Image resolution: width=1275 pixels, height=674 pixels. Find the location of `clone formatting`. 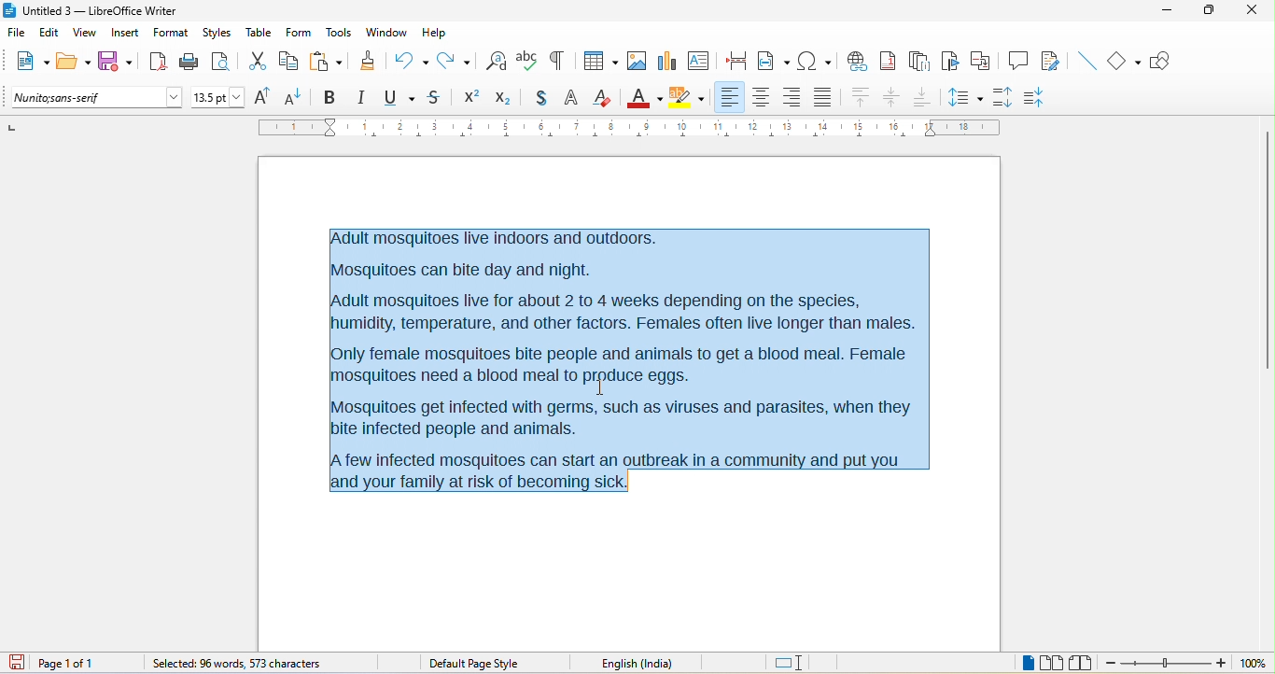

clone formatting is located at coordinates (371, 63).